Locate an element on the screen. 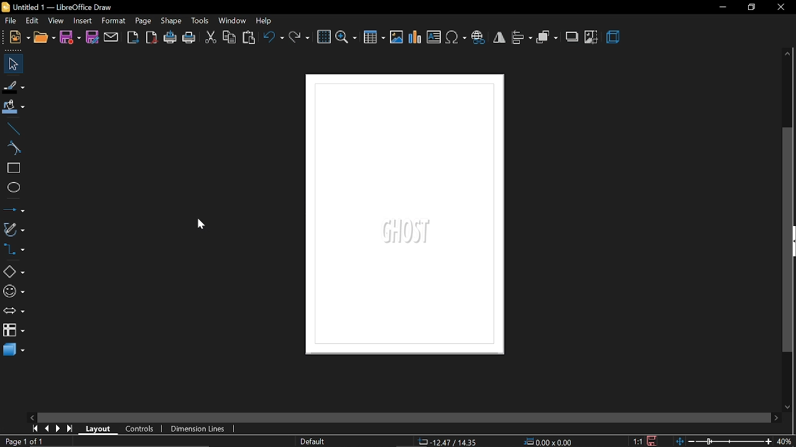  Default is located at coordinates (313, 442).